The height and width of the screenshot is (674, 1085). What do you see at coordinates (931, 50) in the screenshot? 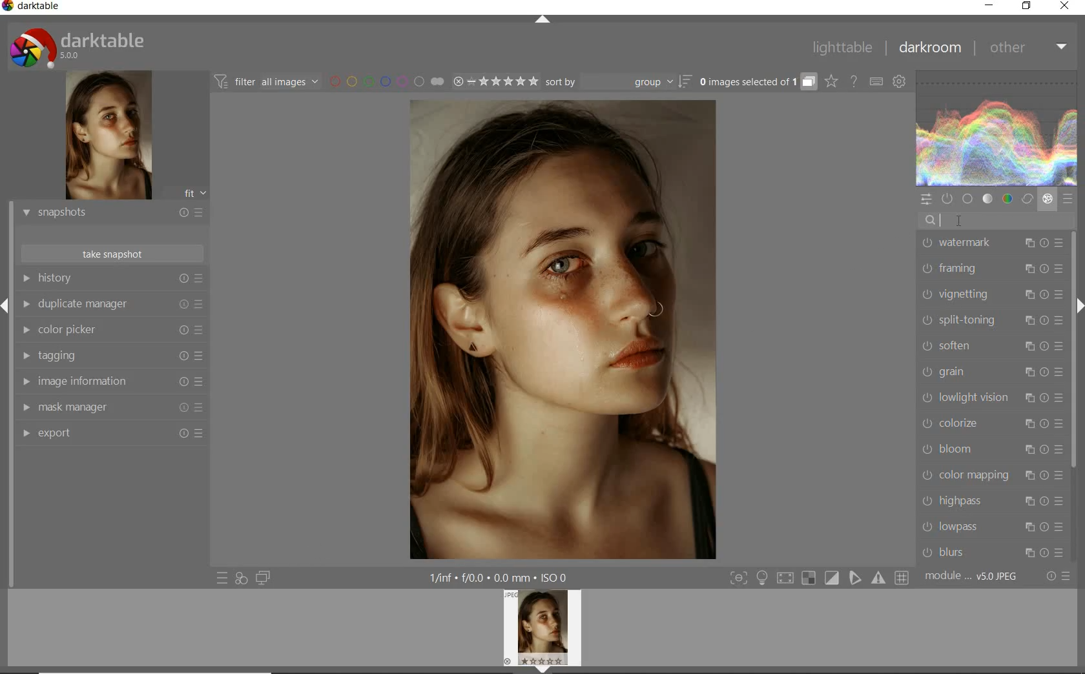
I see `darkroom` at bounding box center [931, 50].